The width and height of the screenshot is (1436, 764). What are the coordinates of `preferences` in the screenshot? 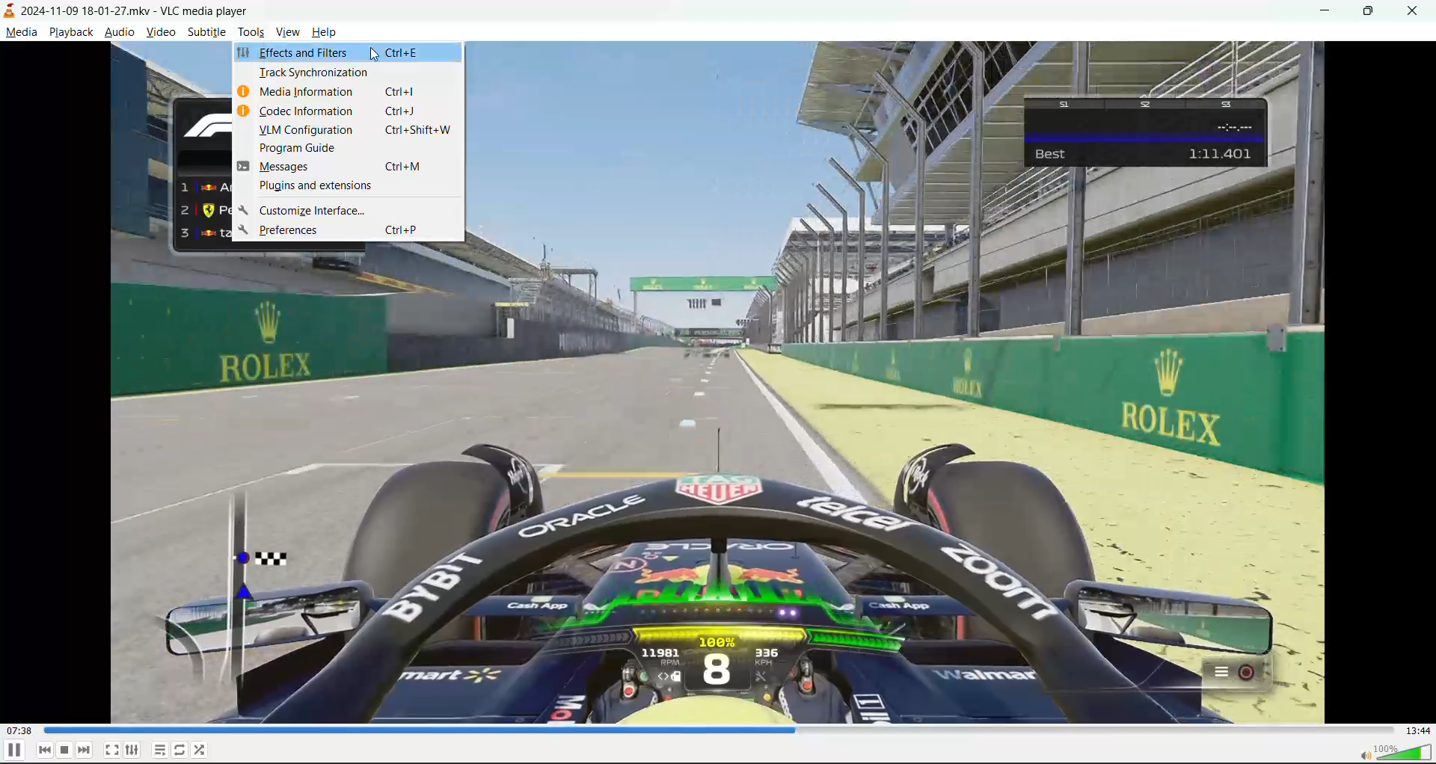 It's located at (358, 231).